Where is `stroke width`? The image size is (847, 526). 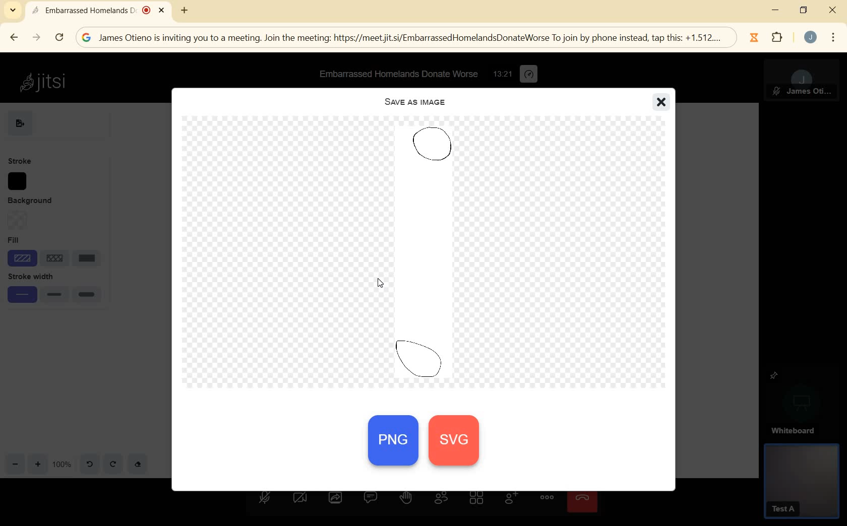 stroke width is located at coordinates (54, 278).